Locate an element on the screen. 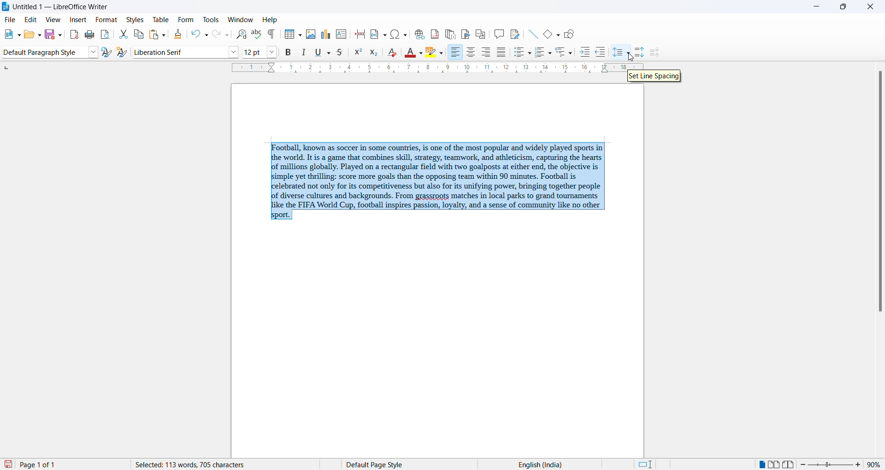 Image resolution: width=885 pixels, height=470 pixels. form is located at coordinates (184, 19).